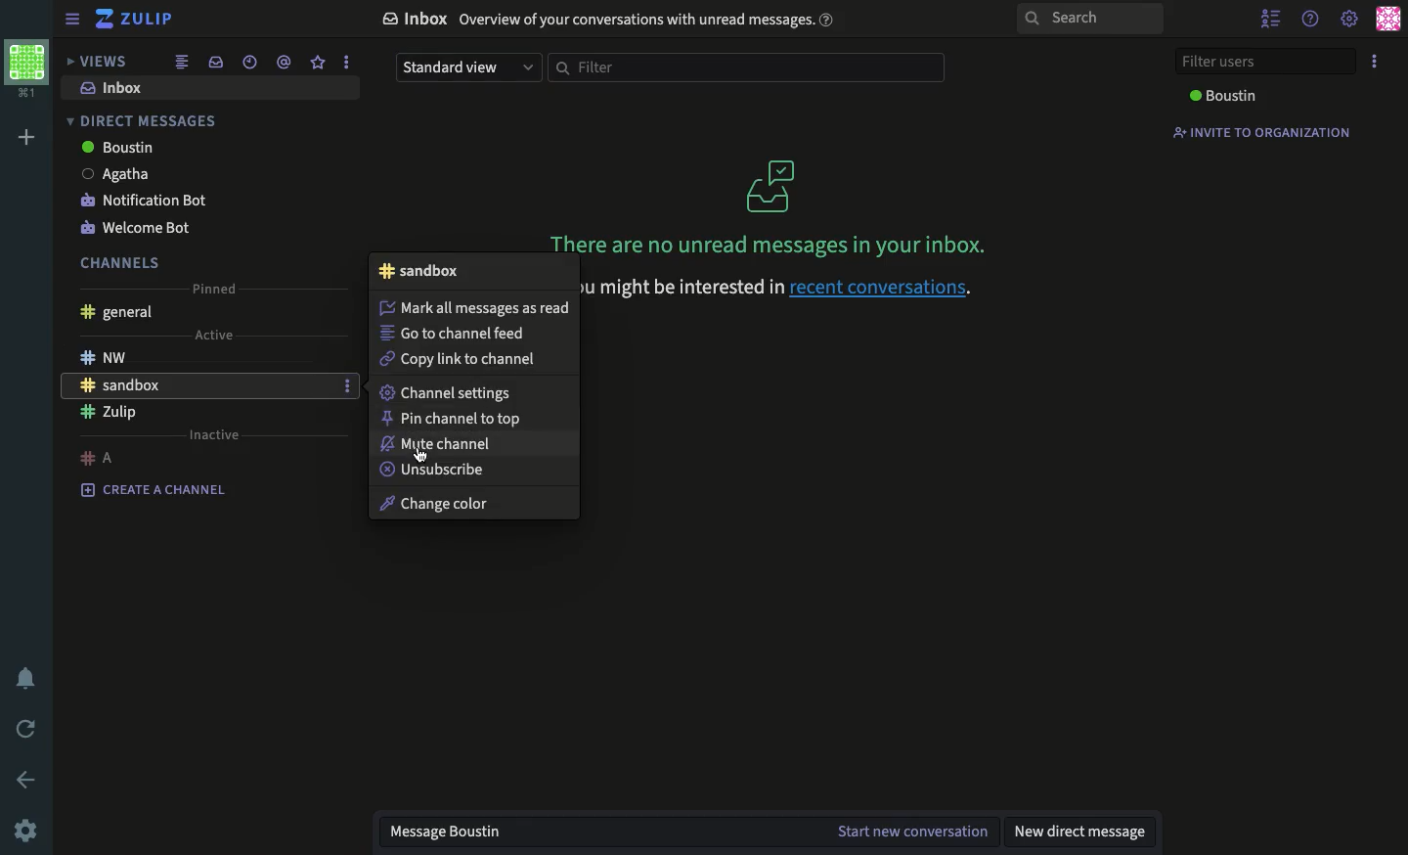  What do you see at coordinates (218, 61) in the screenshot?
I see `inbox` at bounding box center [218, 61].